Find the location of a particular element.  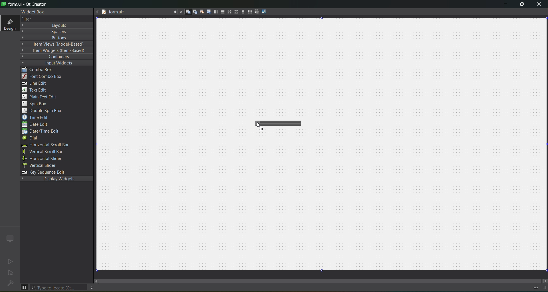

layout in a form is located at coordinates (243, 12).